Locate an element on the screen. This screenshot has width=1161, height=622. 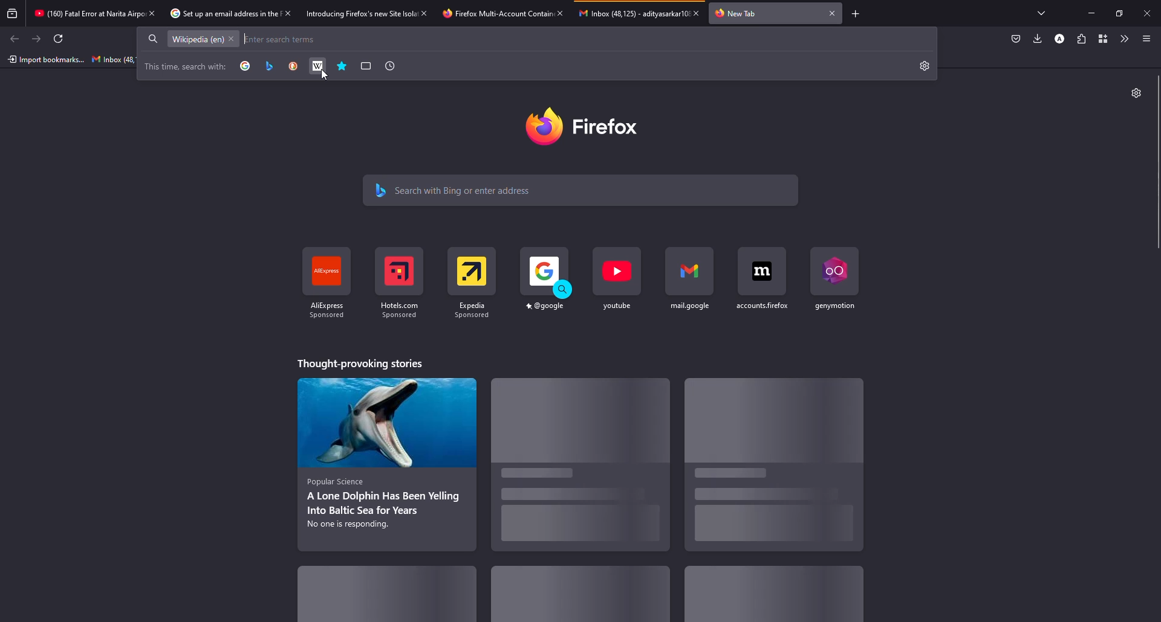
view recent is located at coordinates (13, 13).